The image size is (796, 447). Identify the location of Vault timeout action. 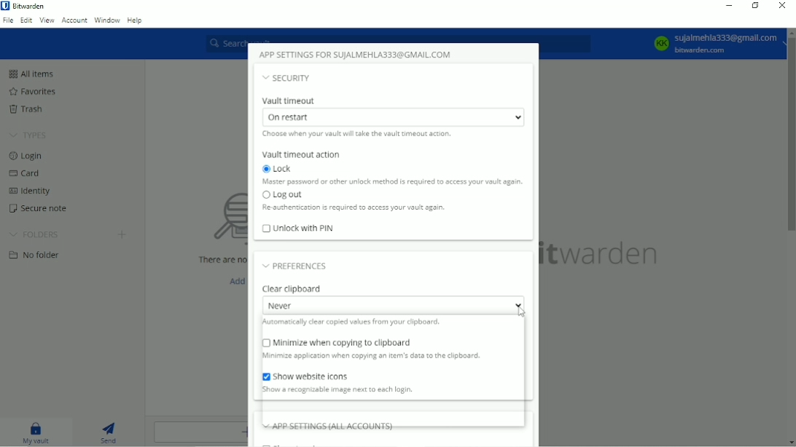
(304, 155).